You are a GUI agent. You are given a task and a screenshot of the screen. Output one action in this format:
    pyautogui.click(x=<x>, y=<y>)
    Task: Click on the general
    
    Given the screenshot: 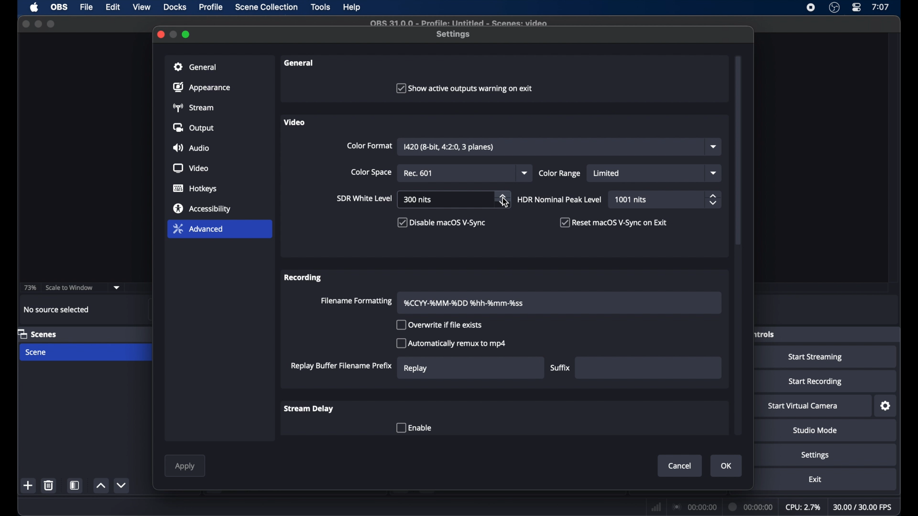 What is the action you would take?
    pyautogui.click(x=300, y=63)
    